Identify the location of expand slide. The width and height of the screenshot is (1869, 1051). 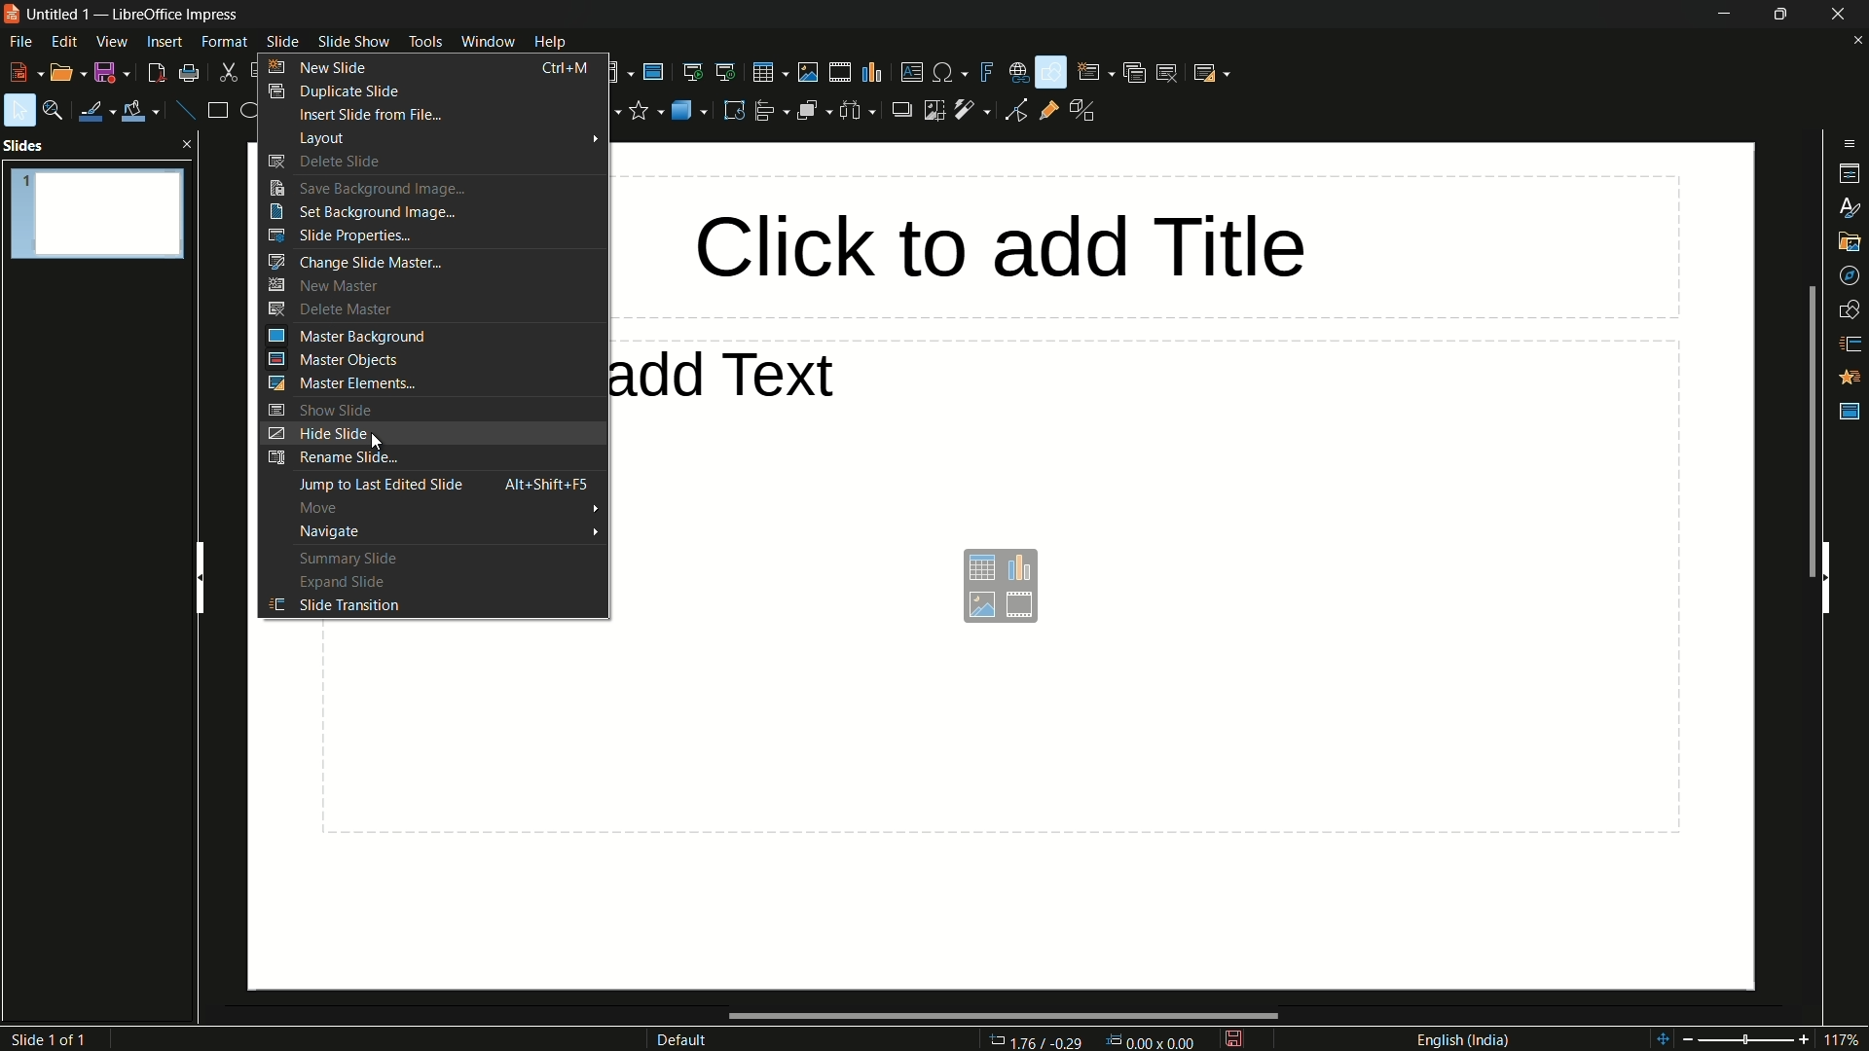
(342, 582).